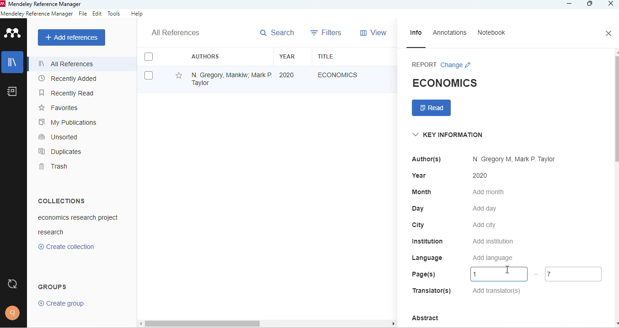 This screenshot has width=619, height=328. Describe the element at coordinates (67, 63) in the screenshot. I see `all references` at that location.